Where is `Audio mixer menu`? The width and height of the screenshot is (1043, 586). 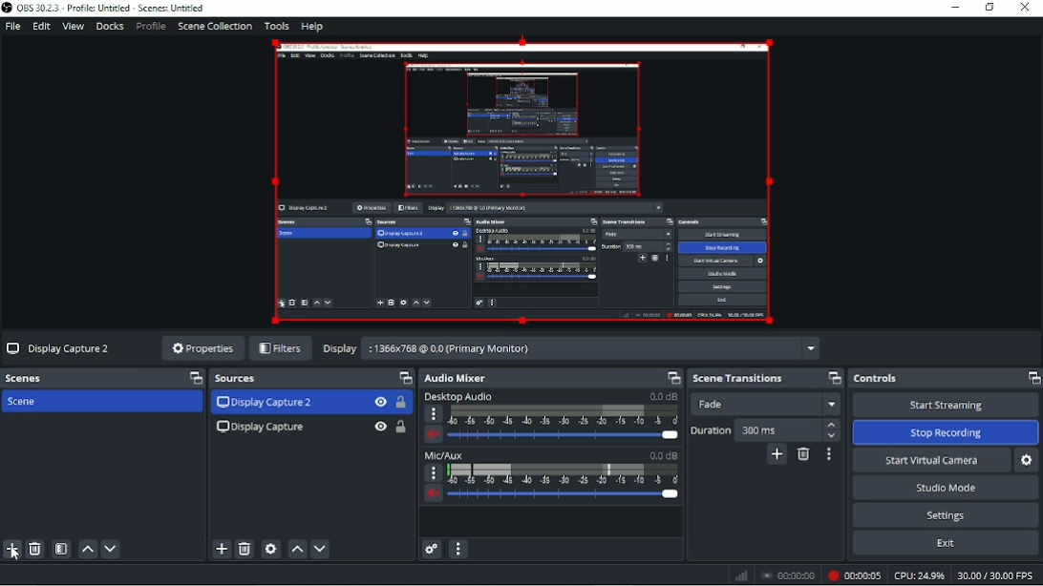
Audio mixer menu is located at coordinates (458, 551).